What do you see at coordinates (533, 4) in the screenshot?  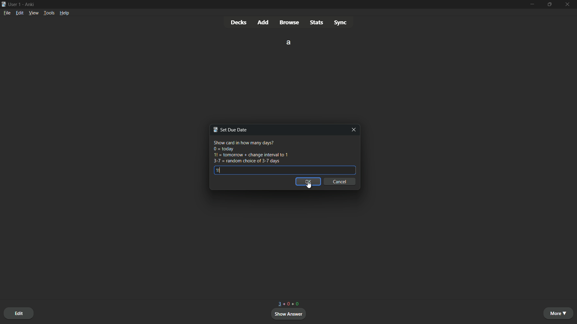 I see `minimize` at bounding box center [533, 4].